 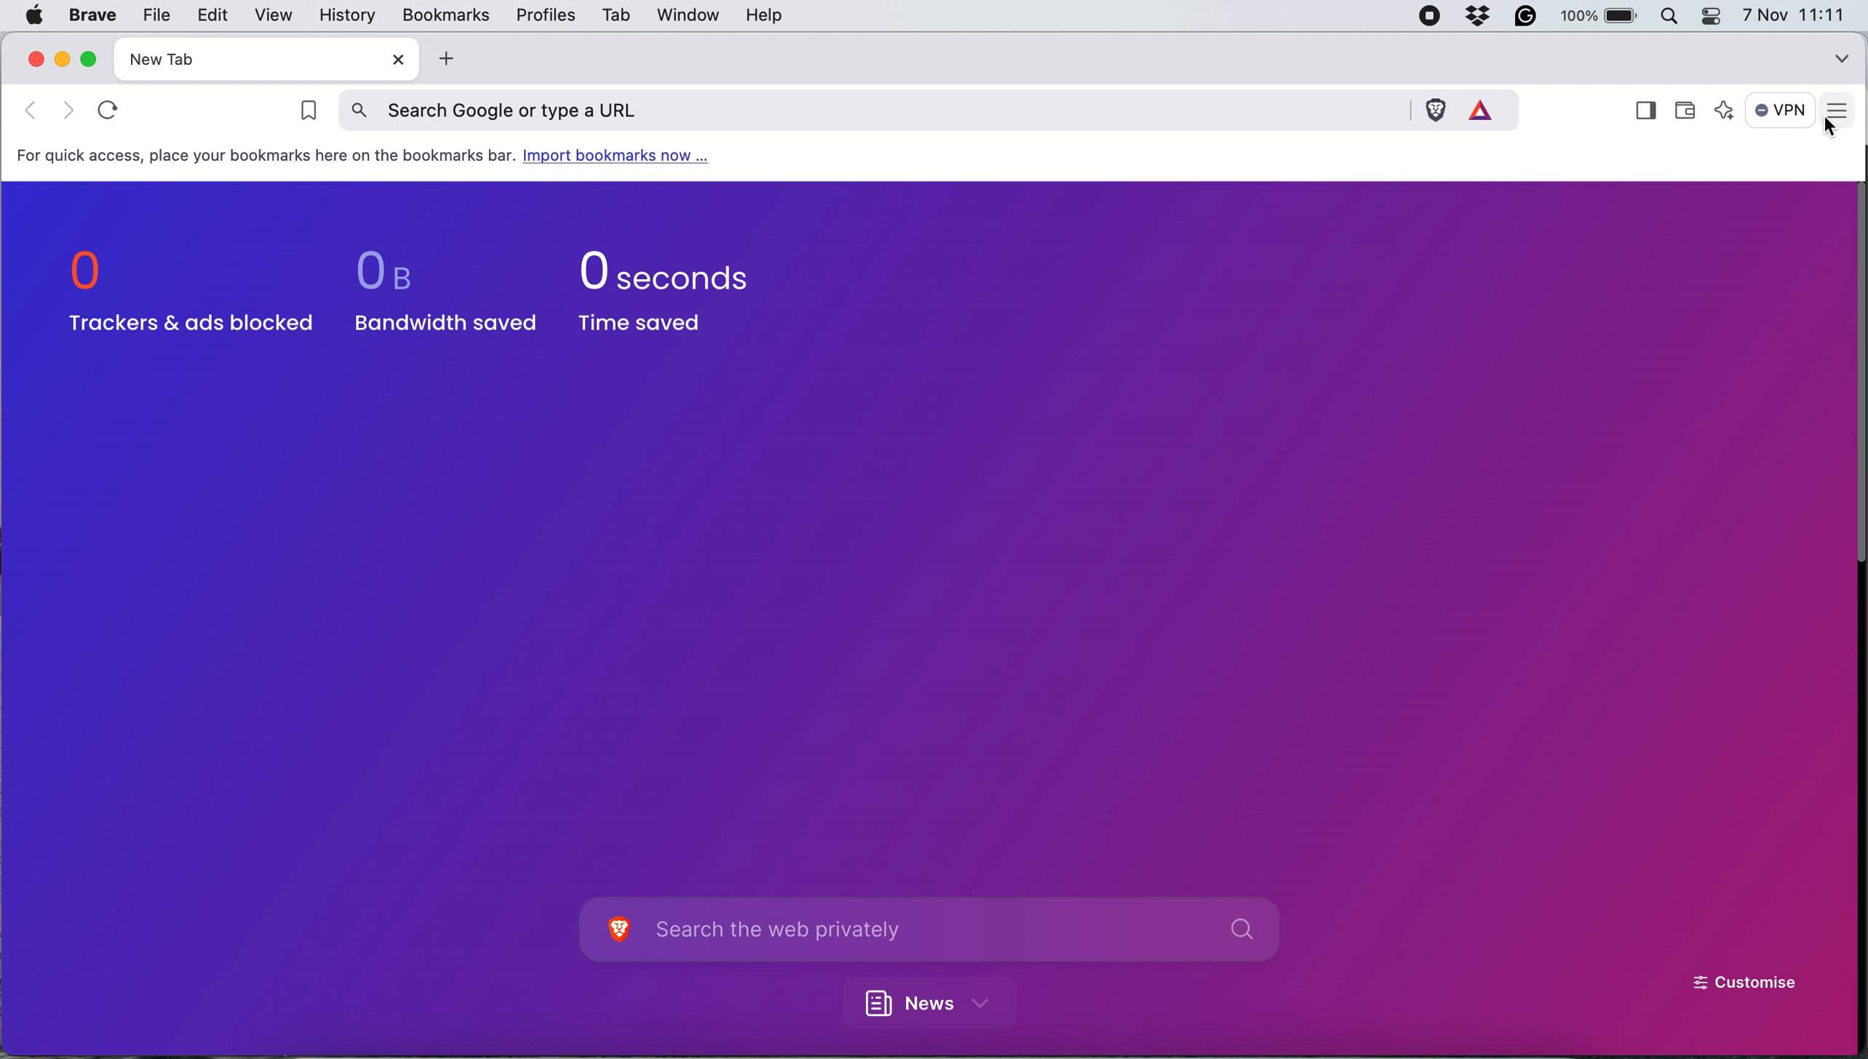 I want to click on cursor, so click(x=1834, y=129).